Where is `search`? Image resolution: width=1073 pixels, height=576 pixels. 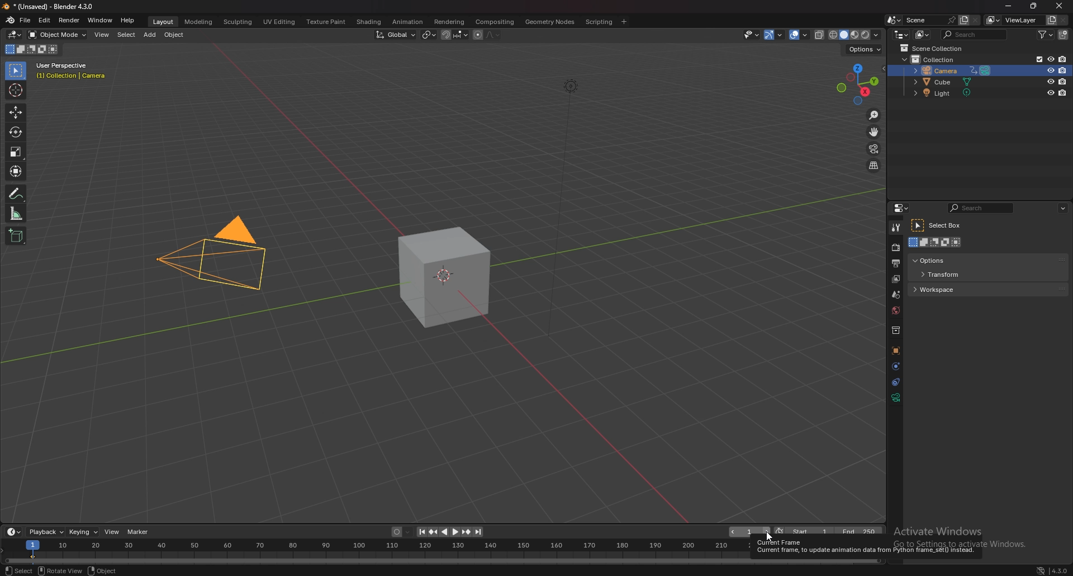
search is located at coordinates (980, 207).